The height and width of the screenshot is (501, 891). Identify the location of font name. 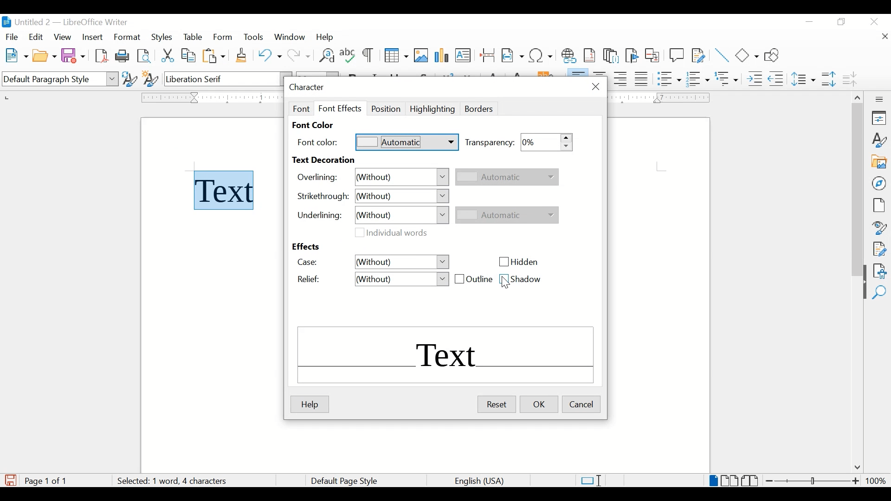
(229, 78).